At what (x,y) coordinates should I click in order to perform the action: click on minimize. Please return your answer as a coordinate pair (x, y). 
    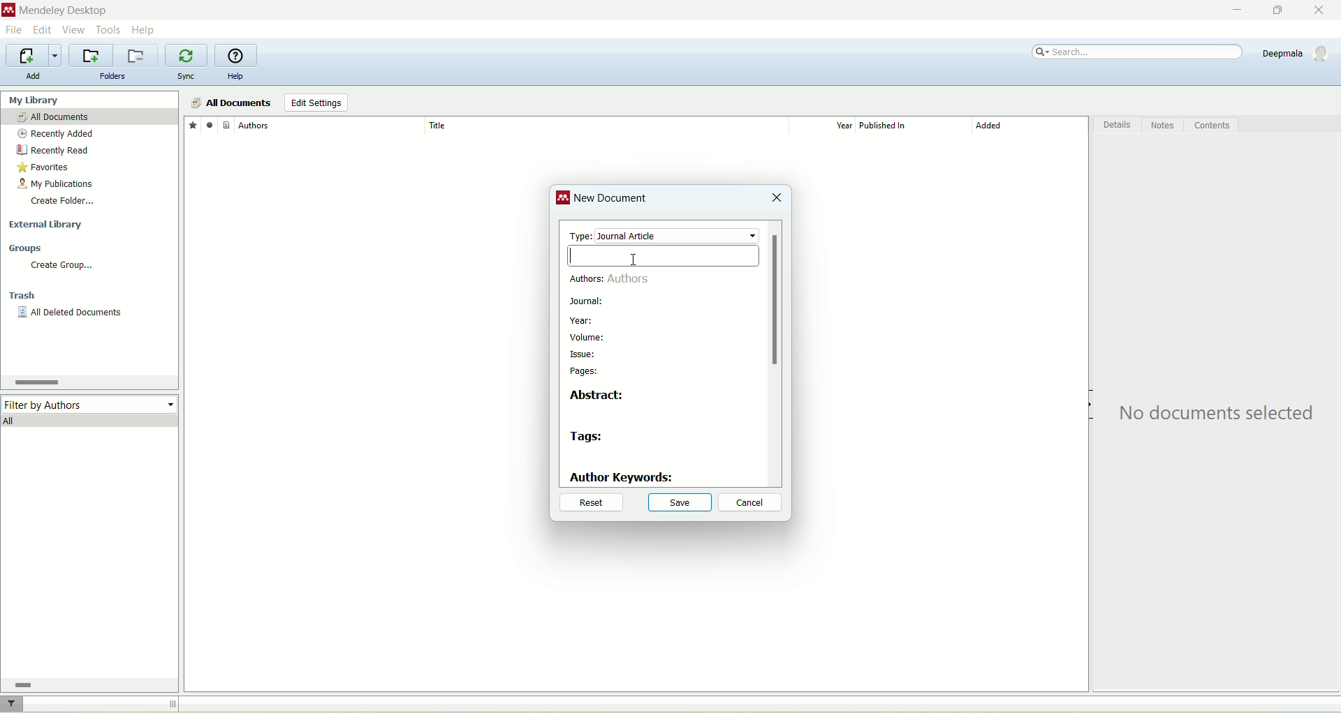
    Looking at the image, I should click on (1234, 10).